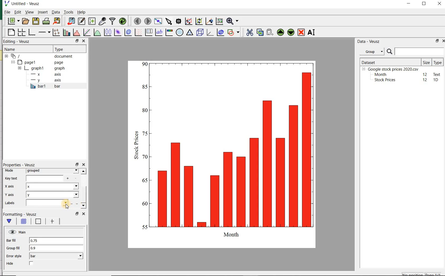 The height and width of the screenshot is (276, 445). Describe the element at coordinates (127, 33) in the screenshot. I see `plot a 2d dataset as contours` at that location.